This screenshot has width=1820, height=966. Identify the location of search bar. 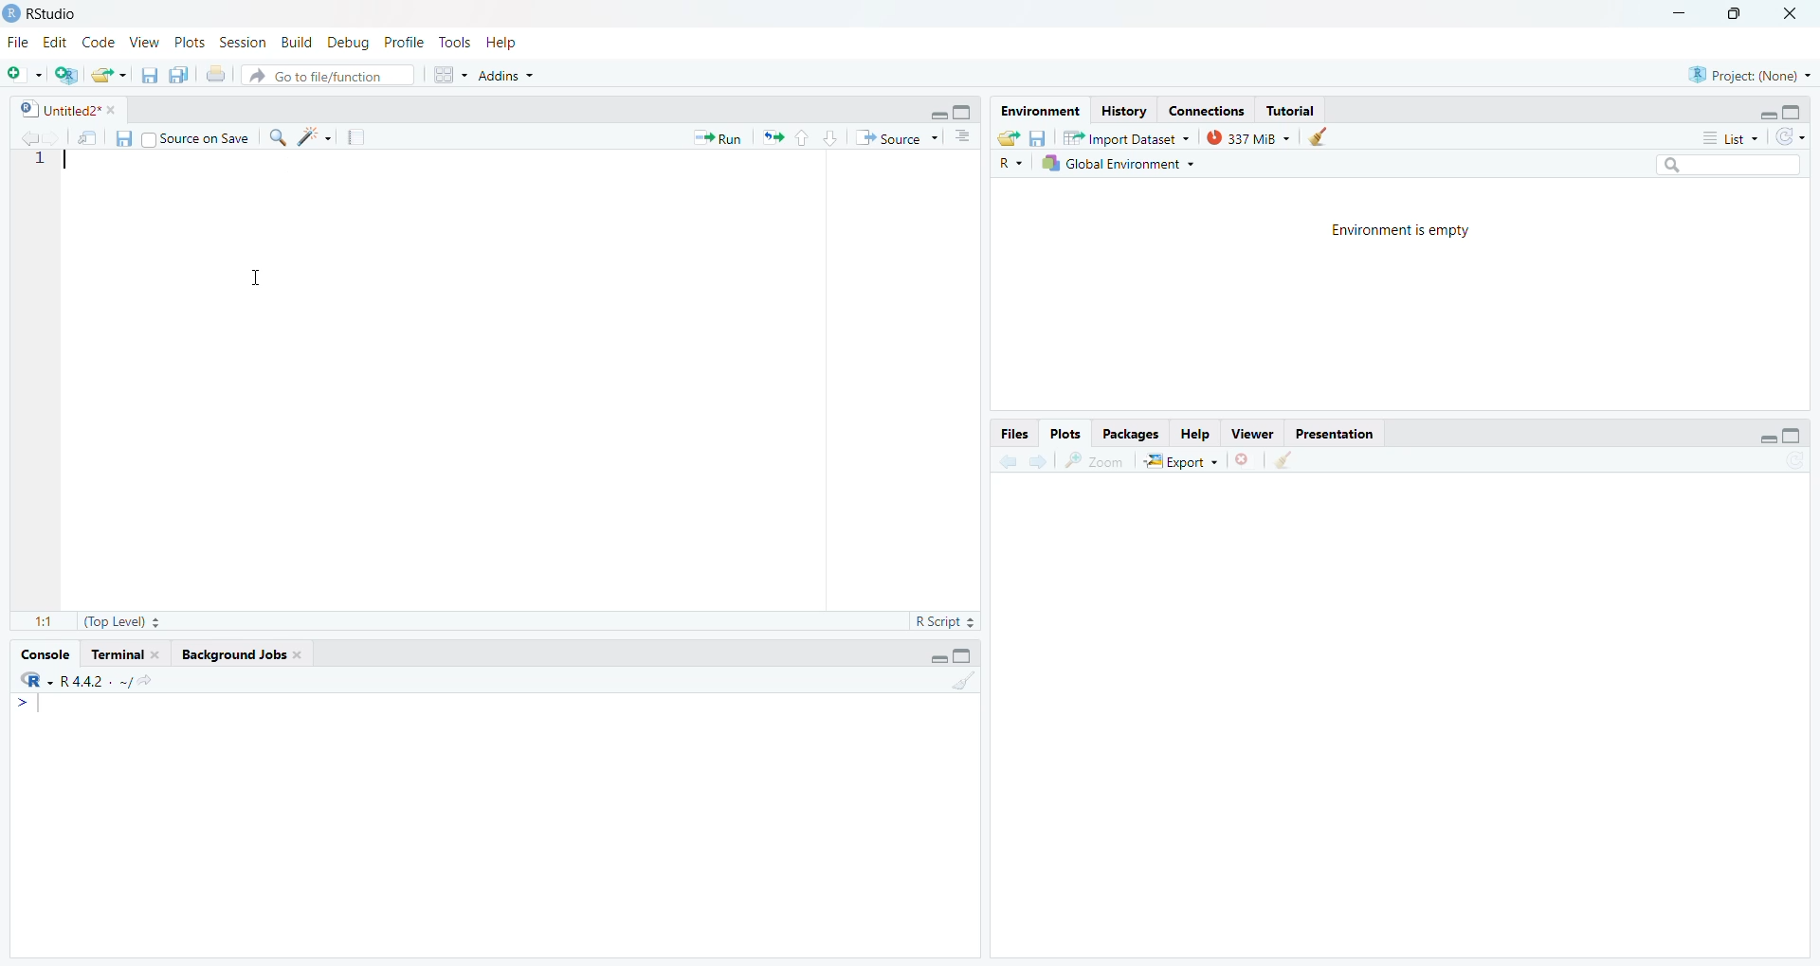
(1738, 167).